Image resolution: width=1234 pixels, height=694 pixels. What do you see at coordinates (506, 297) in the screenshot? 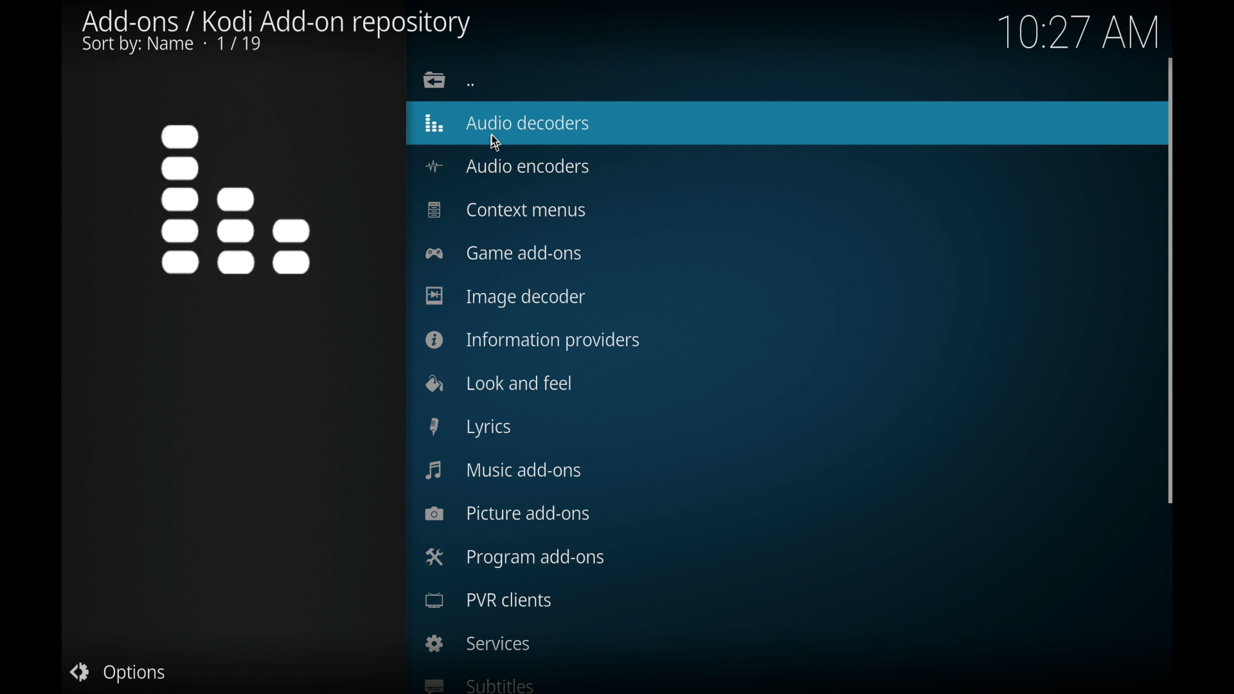
I see `image decoder` at bounding box center [506, 297].